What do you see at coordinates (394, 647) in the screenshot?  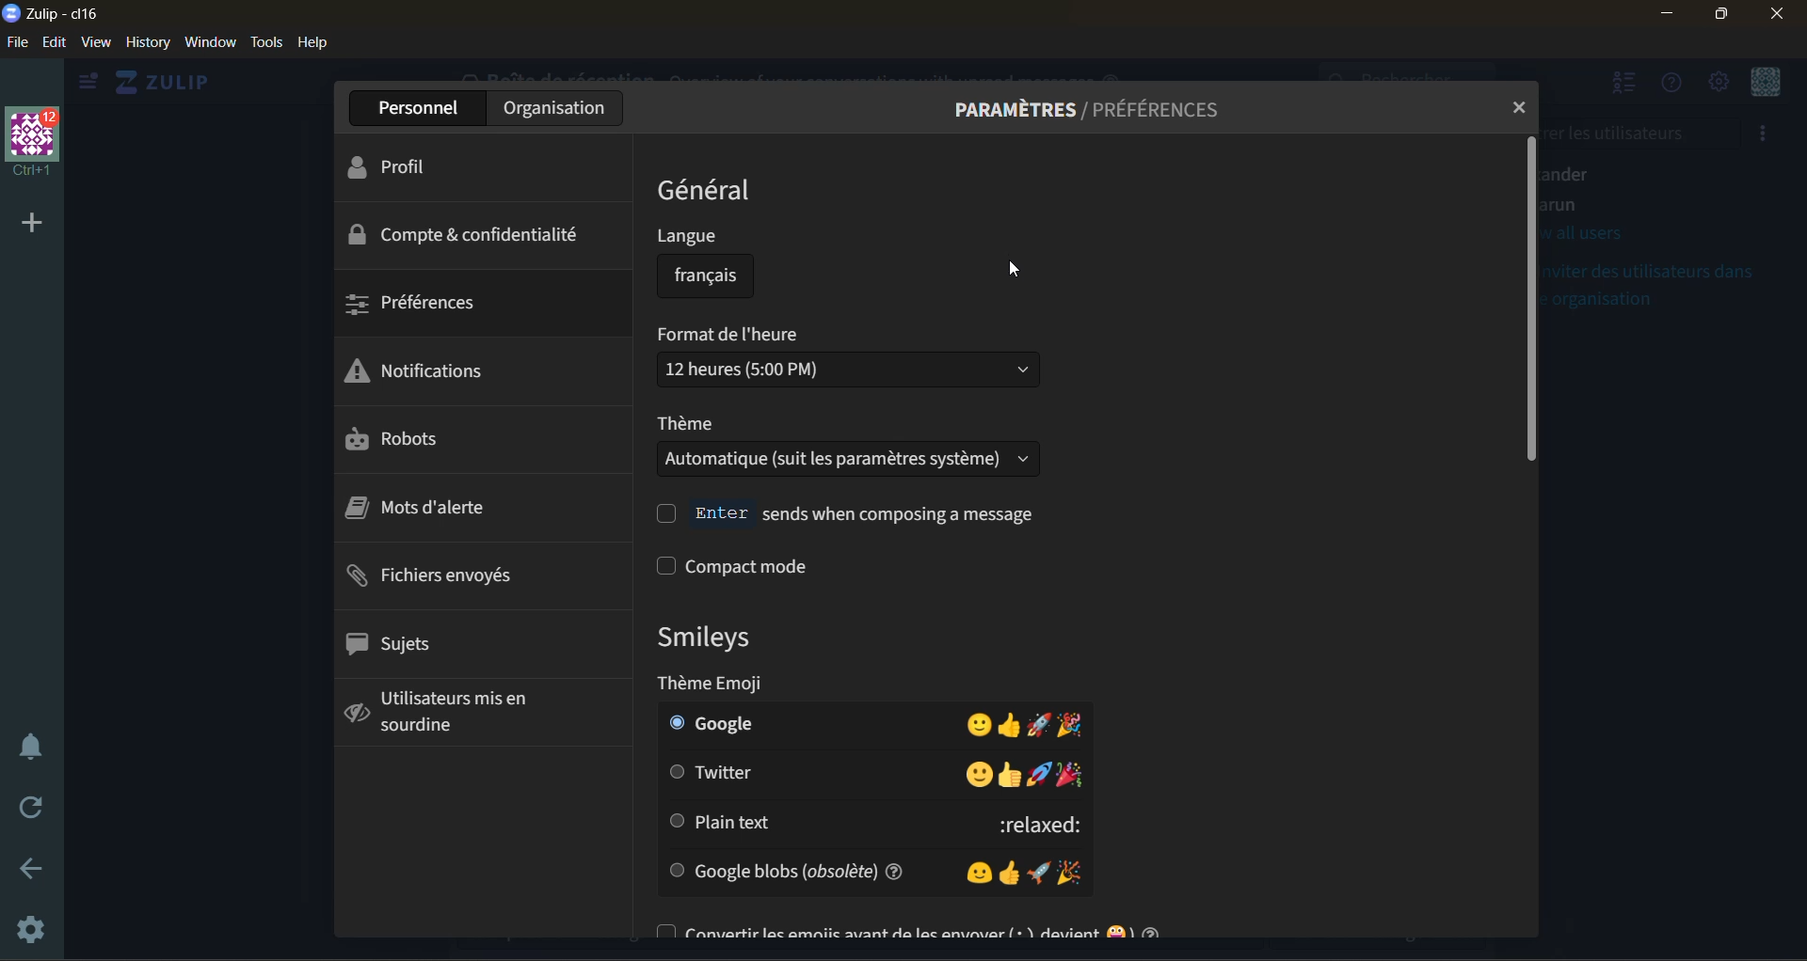 I see `topics` at bounding box center [394, 647].